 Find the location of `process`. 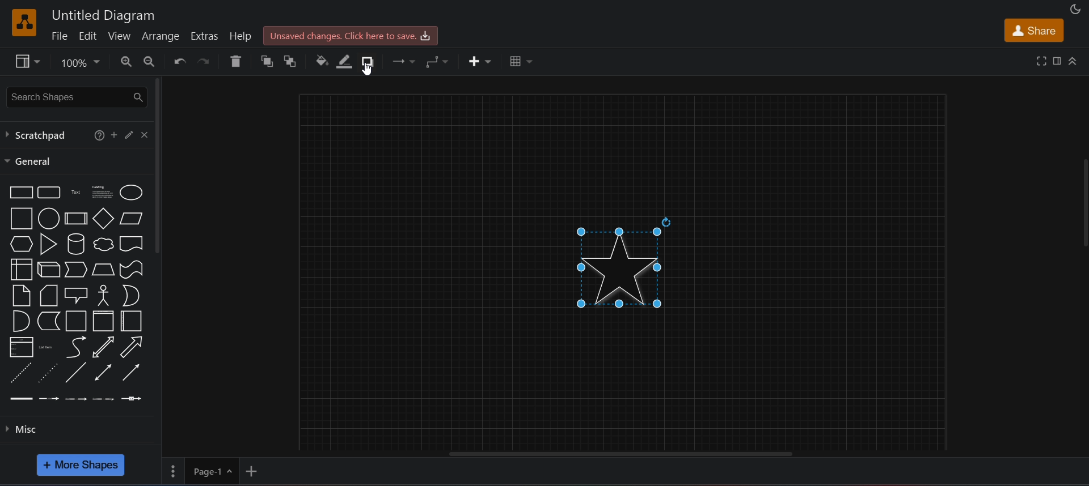

process is located at coordinates (75, 219).